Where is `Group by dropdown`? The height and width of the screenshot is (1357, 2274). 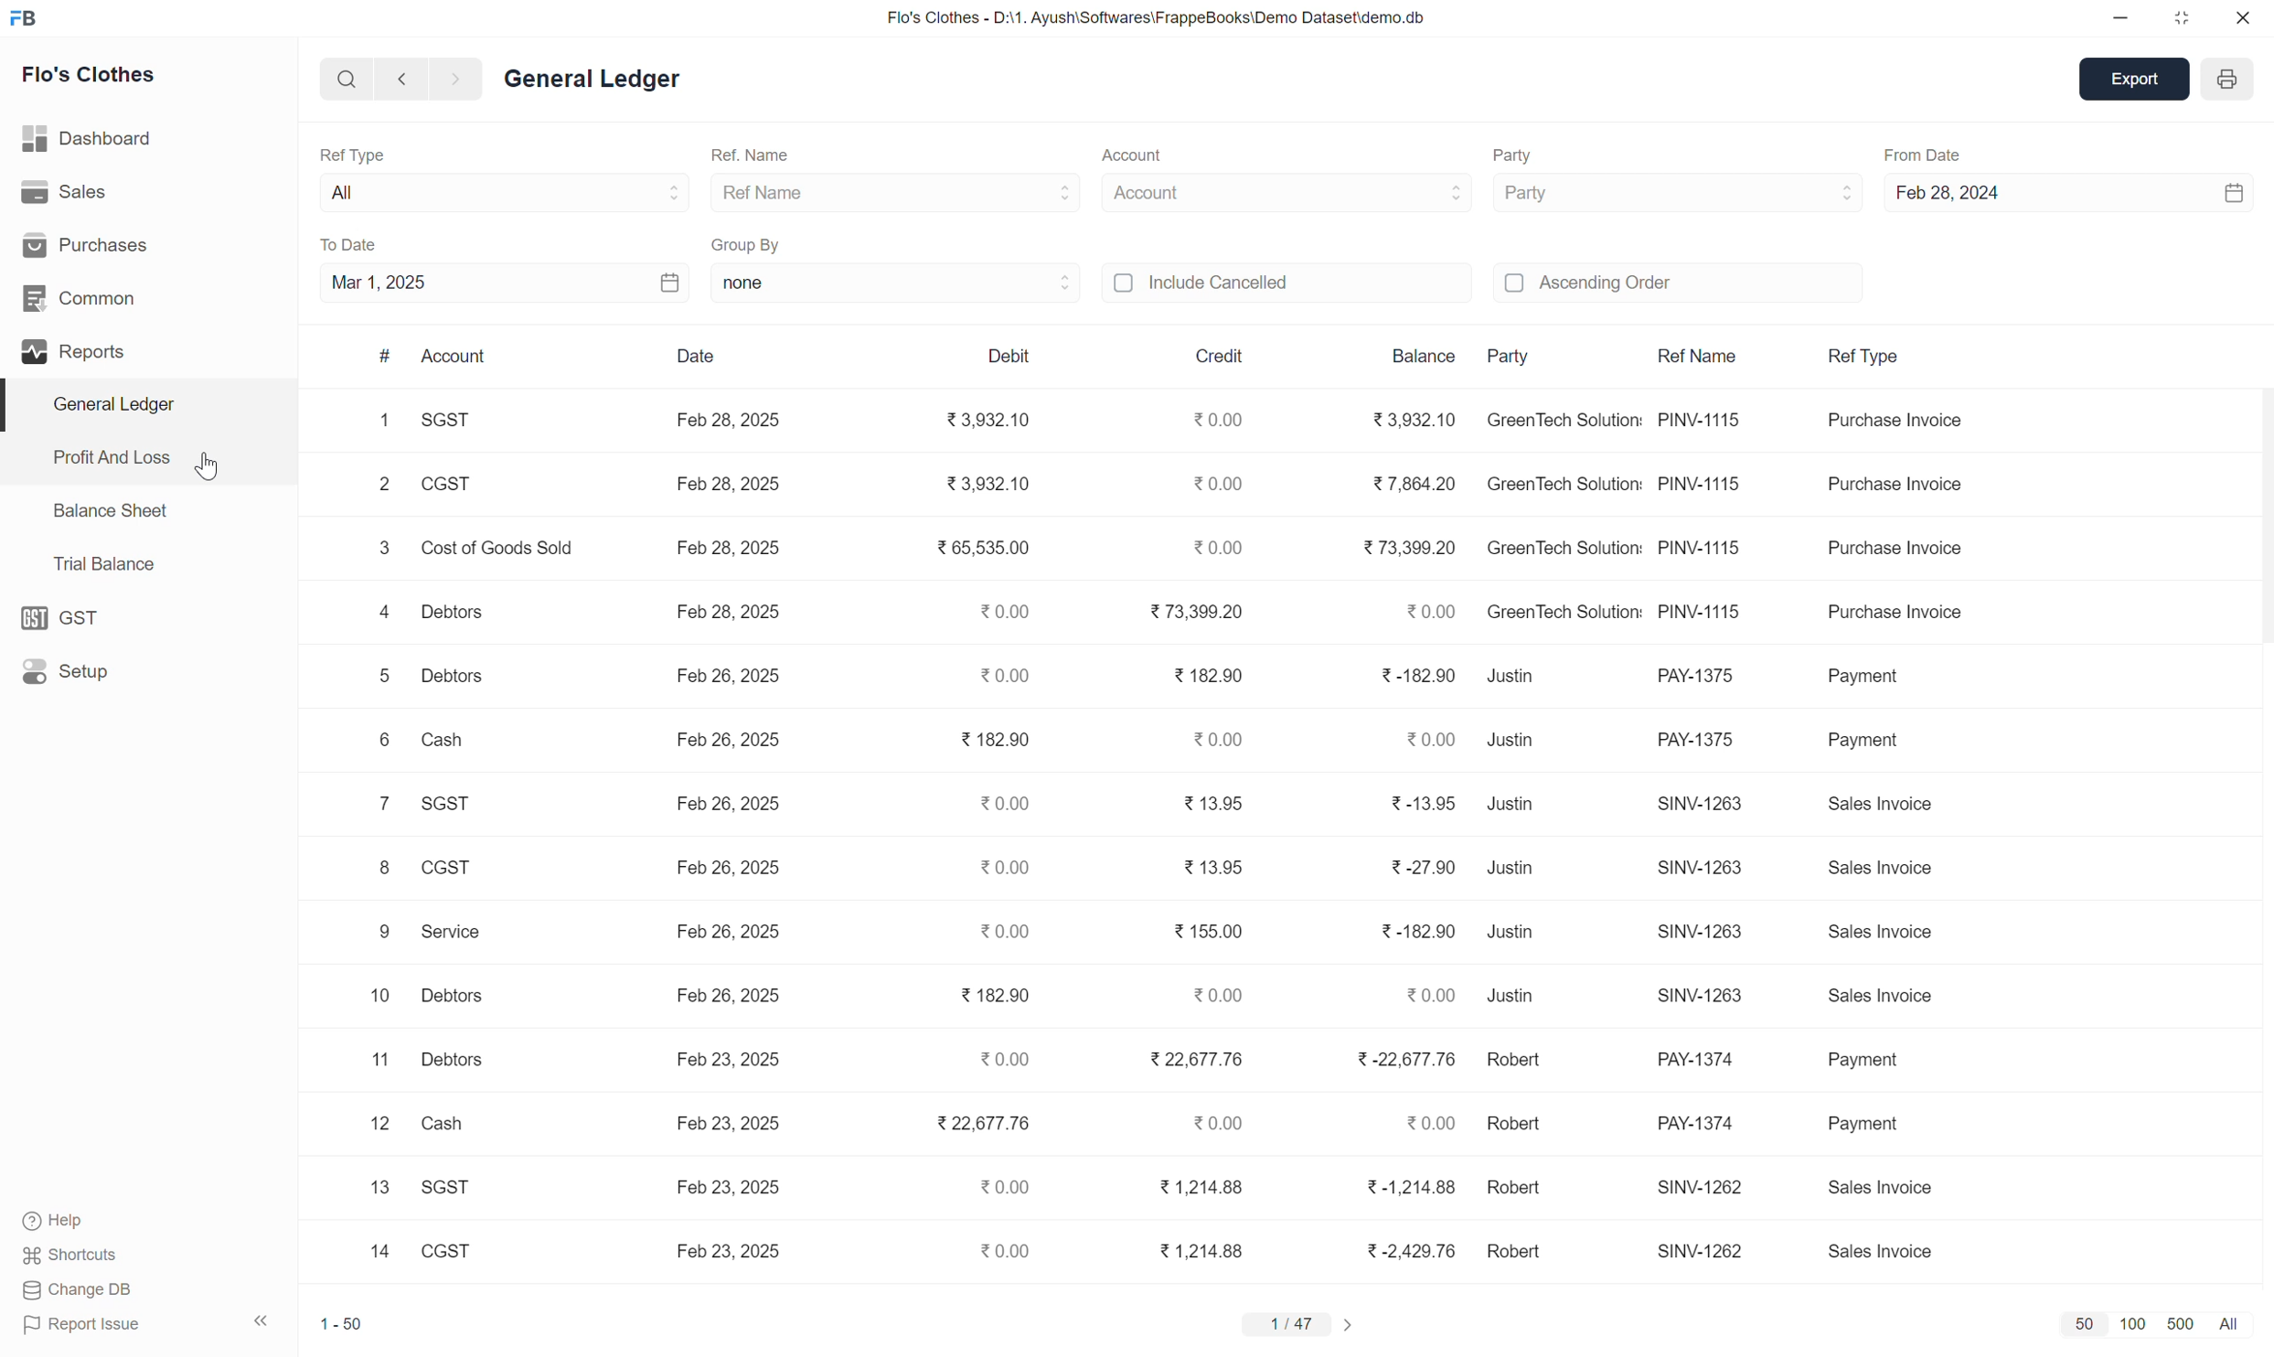
Group by dropdown is located at coordinates (1031, 281).